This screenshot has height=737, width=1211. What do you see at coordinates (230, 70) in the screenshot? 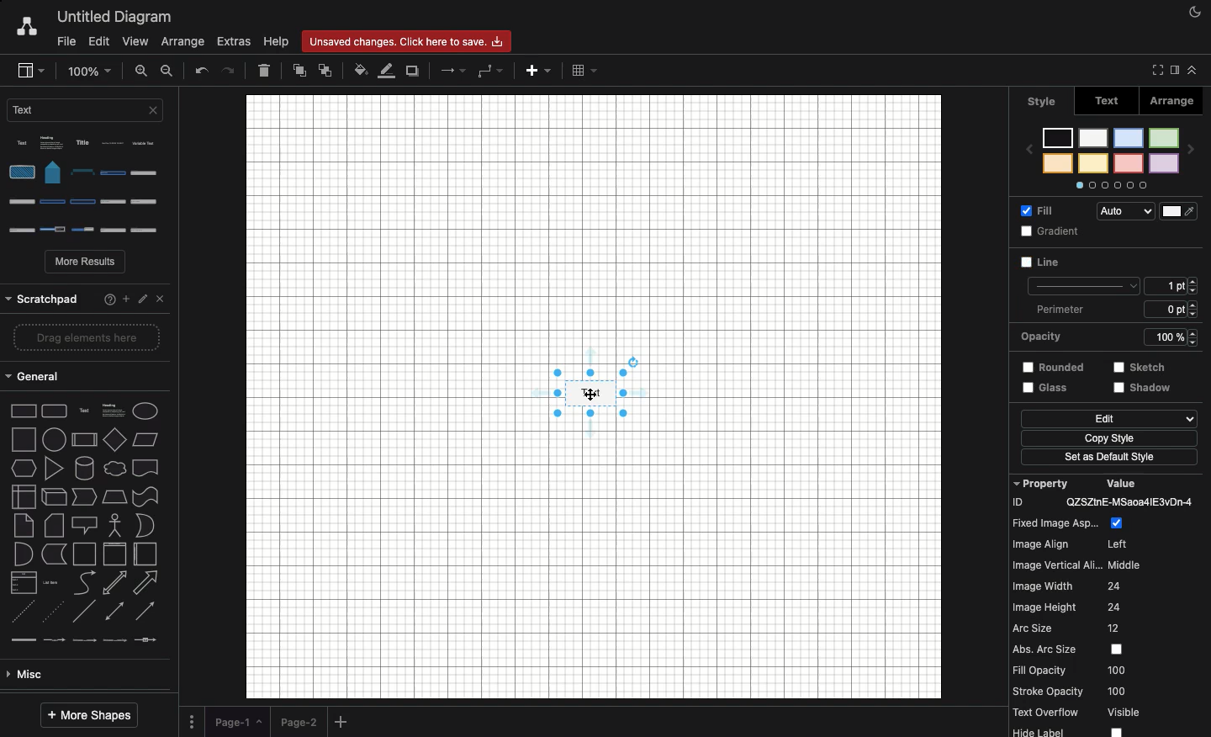
I see `Redo` at bounding box center [230, 70].